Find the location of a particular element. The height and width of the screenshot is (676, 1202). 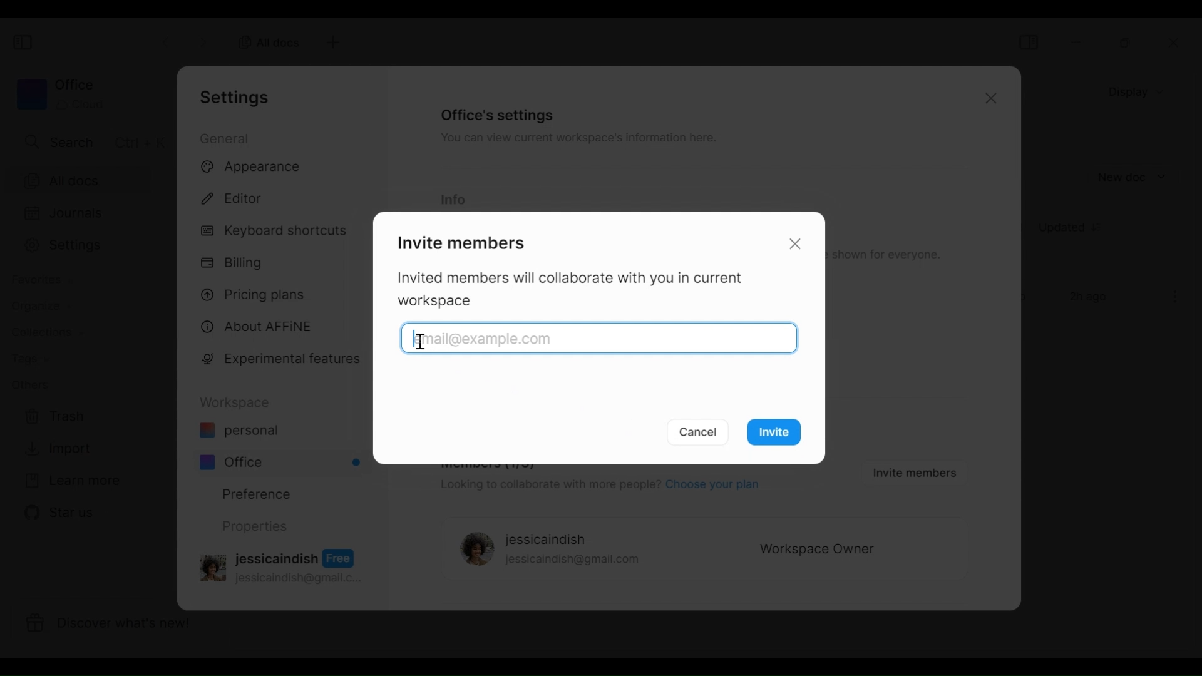

close is located at coordinates (1178, 43).